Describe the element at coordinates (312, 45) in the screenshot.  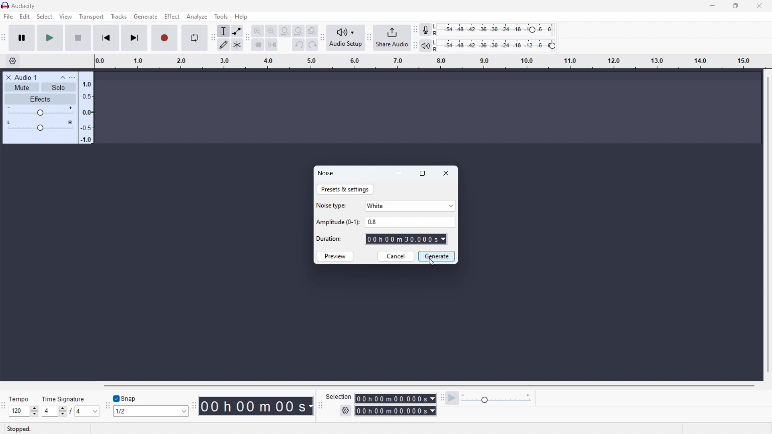
I see `redo` at that location.